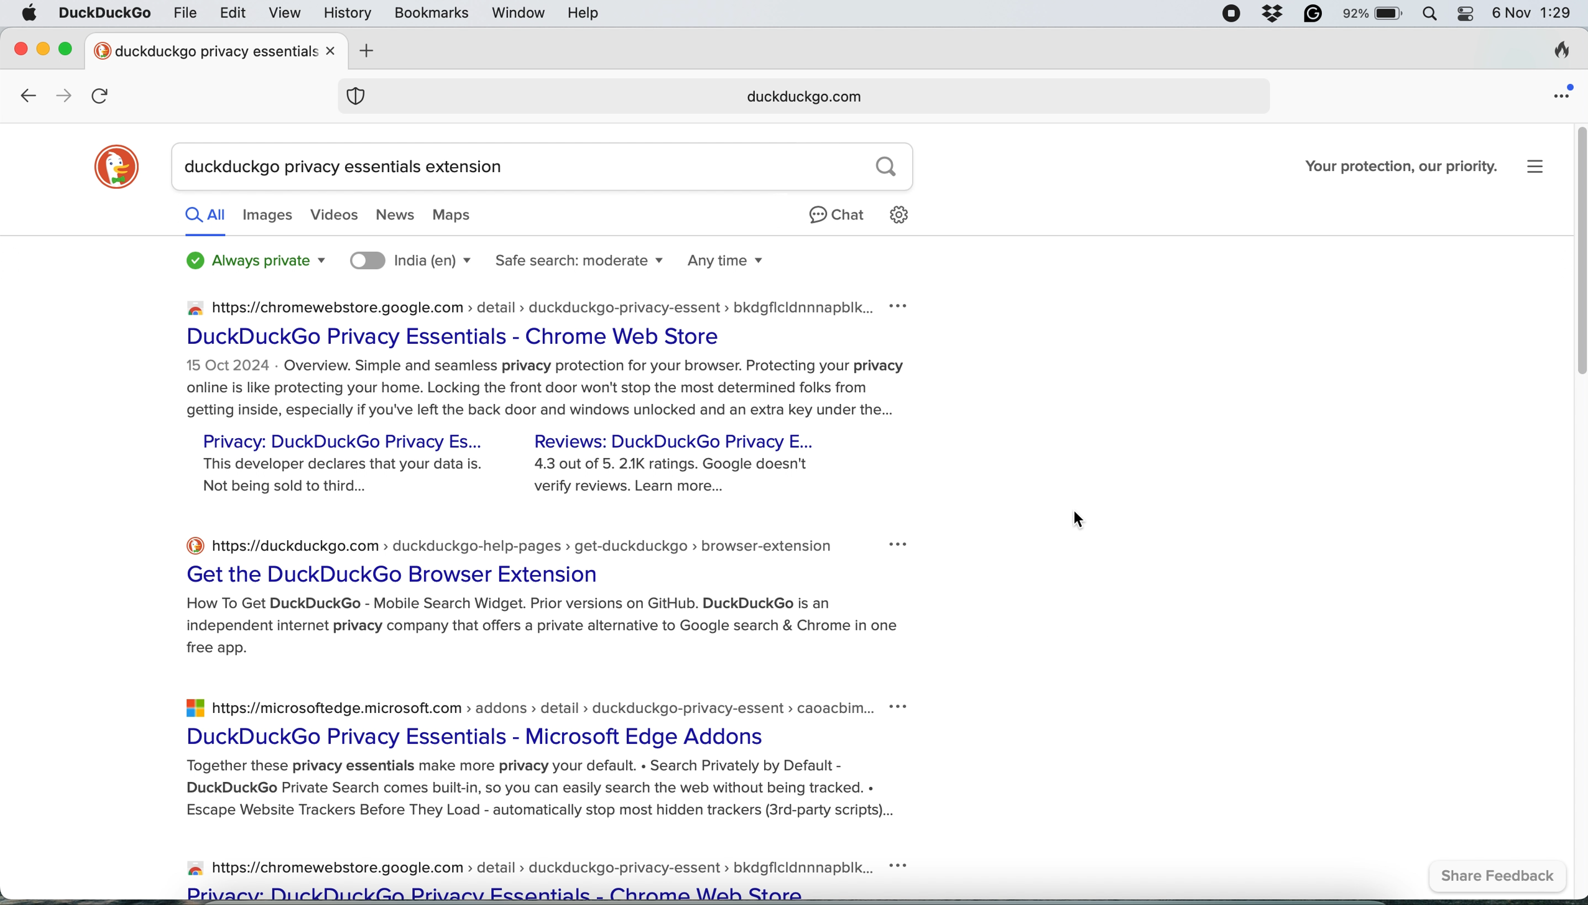 The image size is (1588, 905). I want to click on DuckDuckGo Privacy Essentials - Chrome Web Store, so click(456, 338).